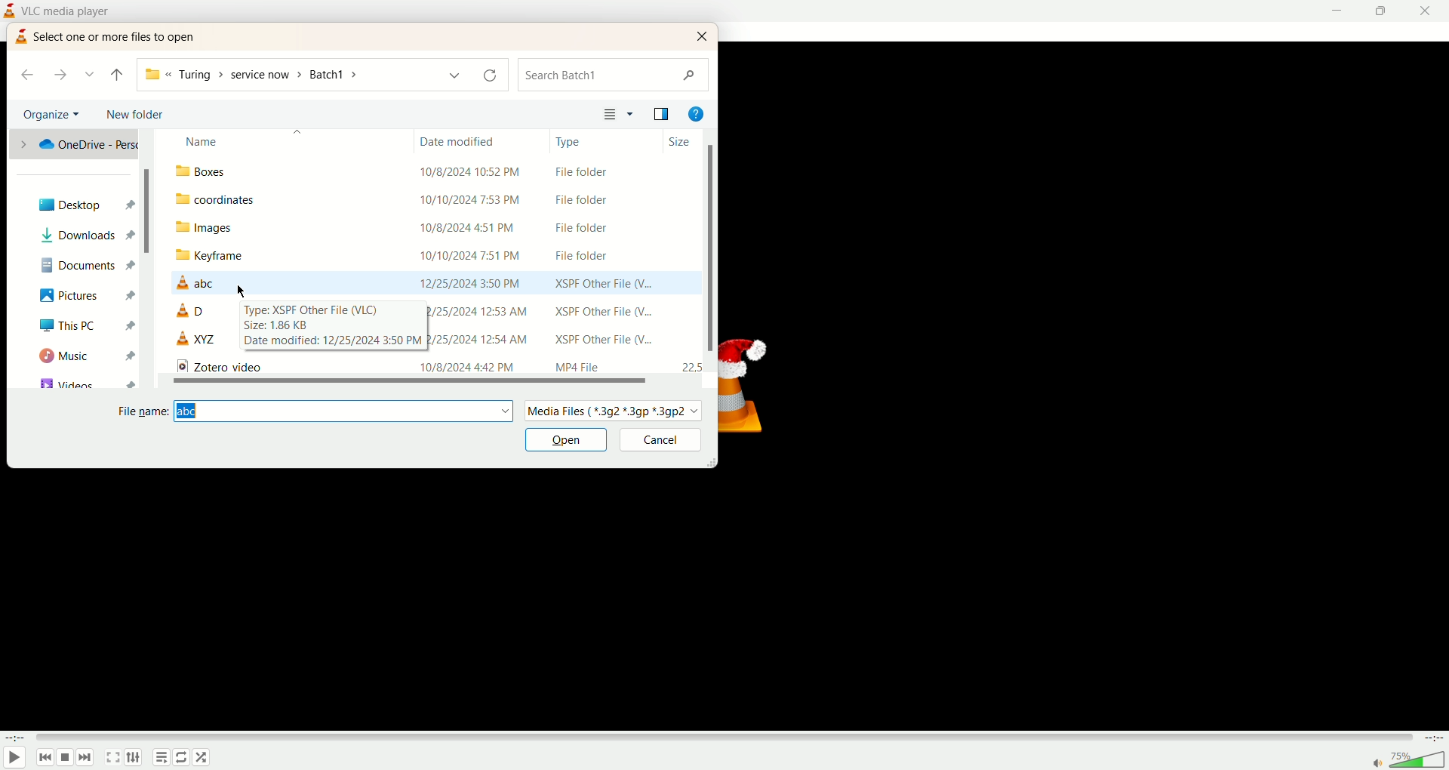 The width and height of the screenshot is (1449, 770). I want to click on extended setting, so click(134, 757).